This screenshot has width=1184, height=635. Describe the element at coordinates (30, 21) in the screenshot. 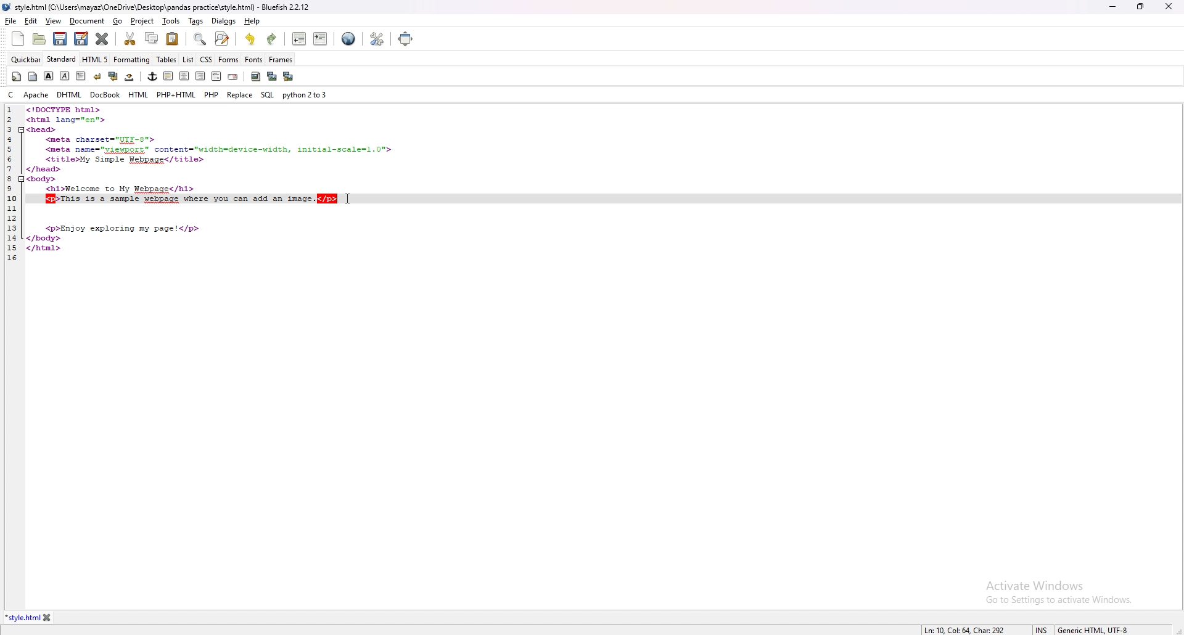

I see `edit` at that location.